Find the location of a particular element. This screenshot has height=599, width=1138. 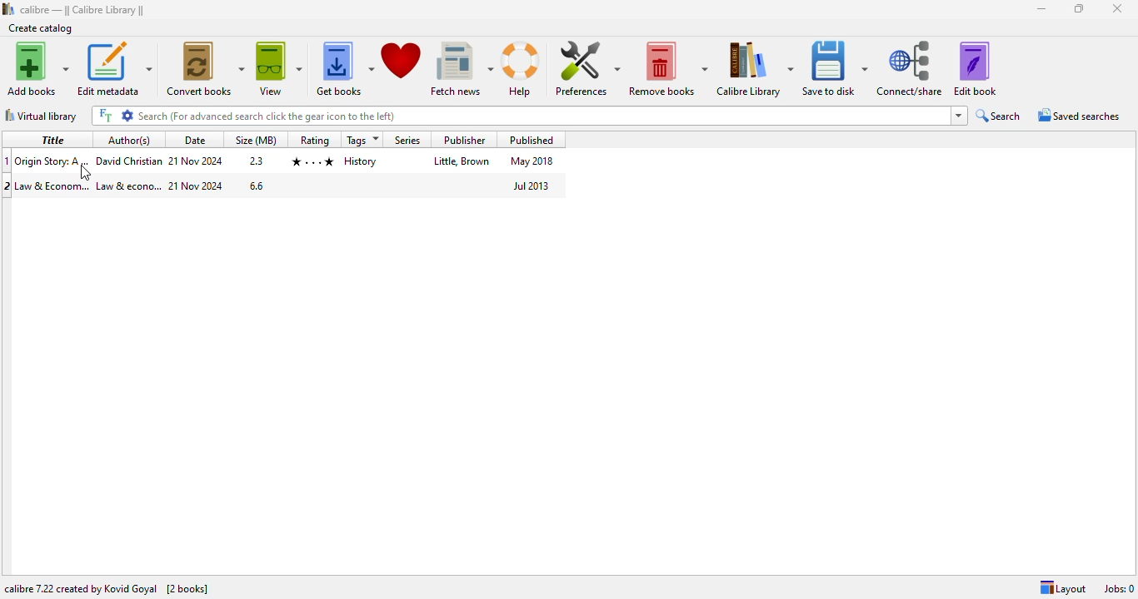

create catalog is located at coordinates (41, 28).